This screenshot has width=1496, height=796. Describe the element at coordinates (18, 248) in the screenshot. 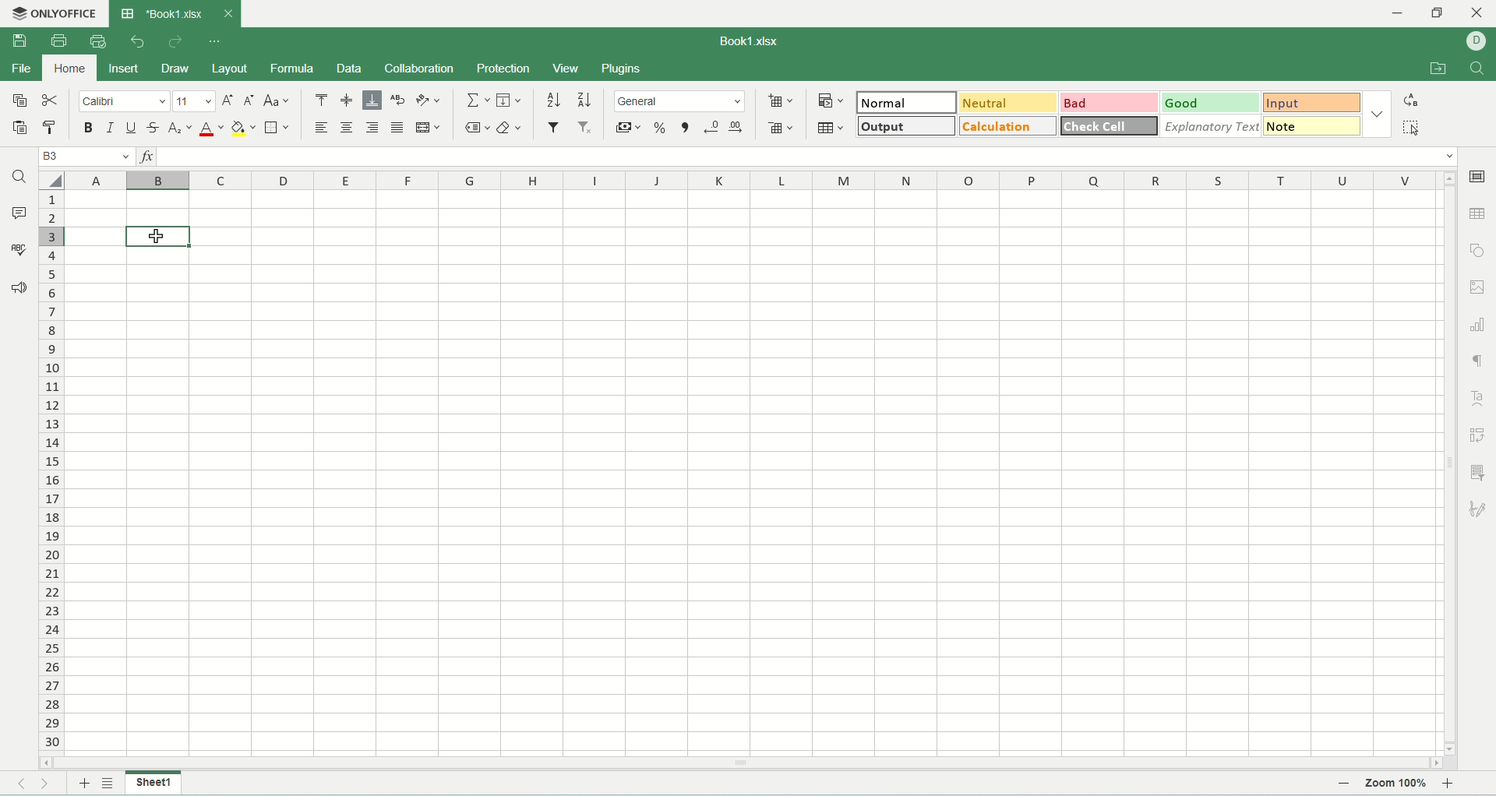

I see `spell check` at that location.